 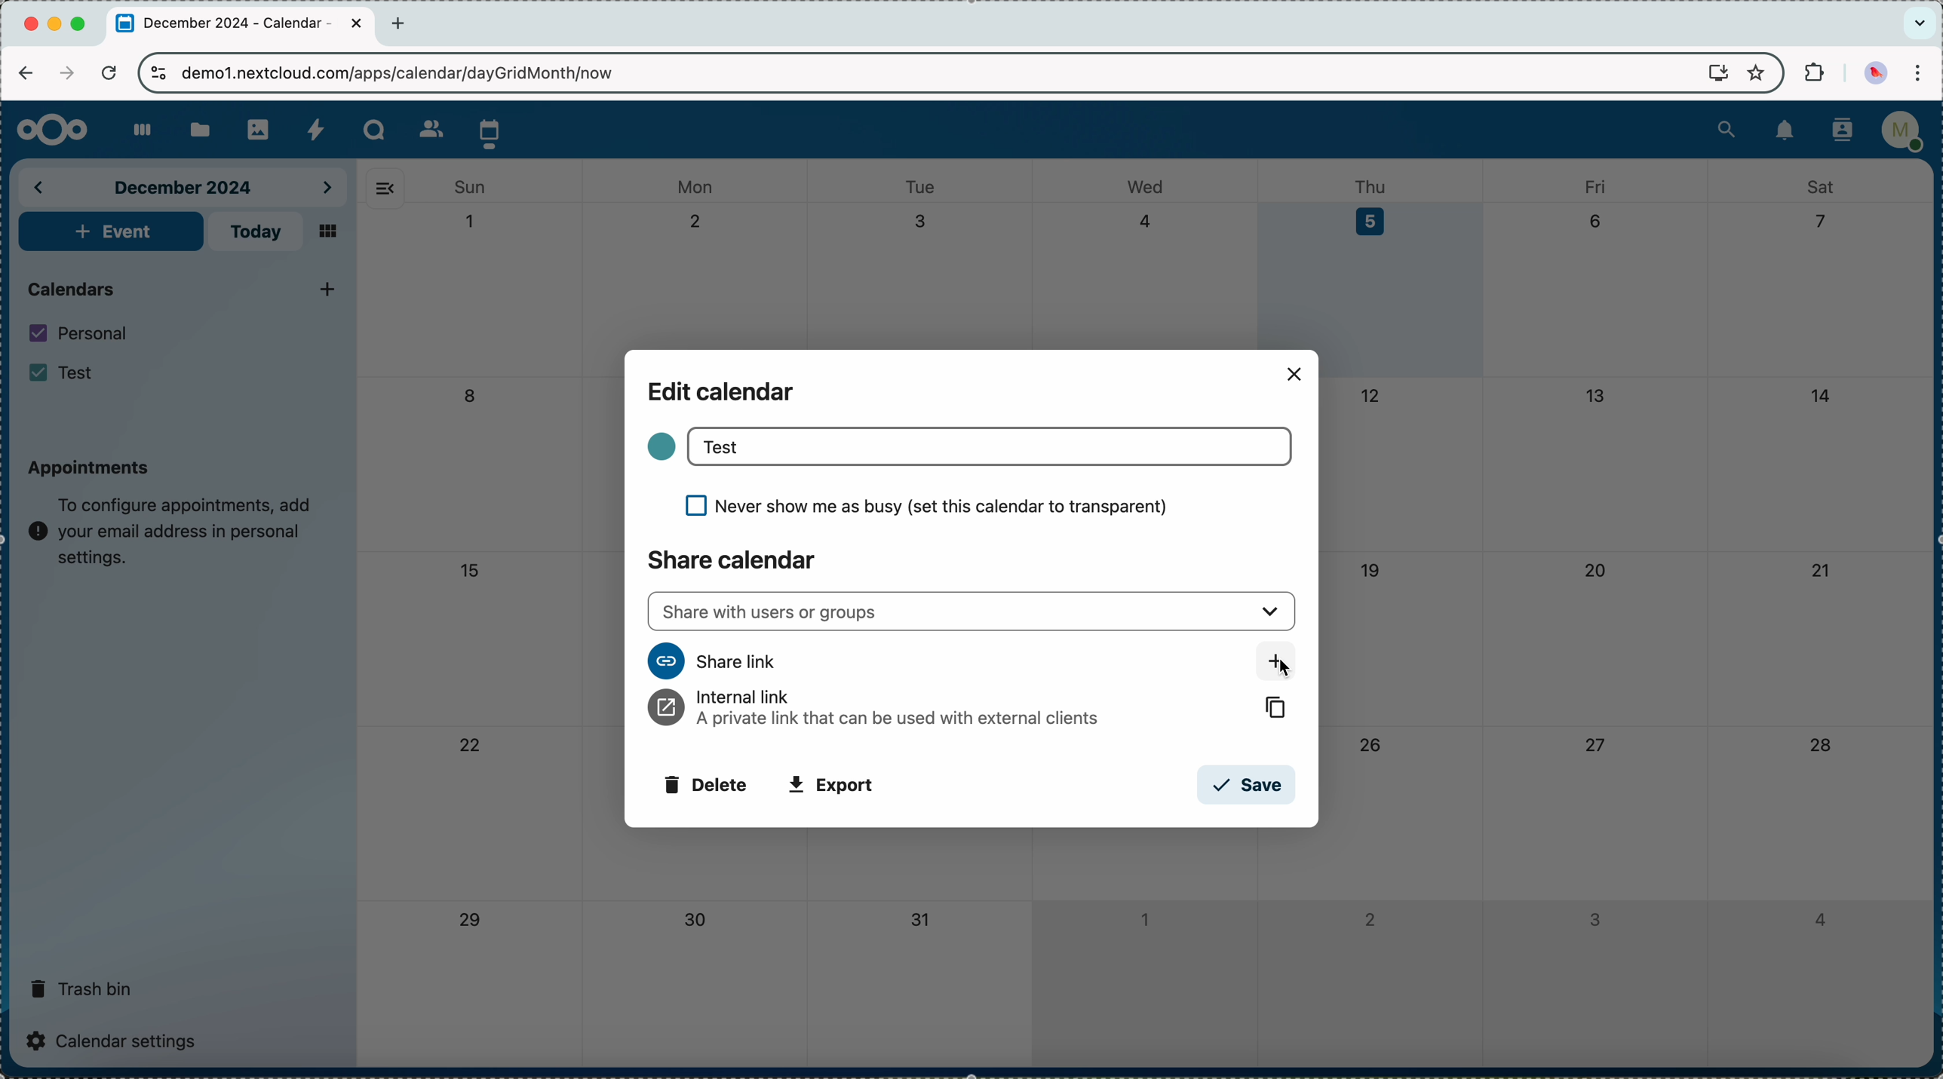 What do you see at coordinates (1820, 570) in the screenshot?
I see `21` at bounding box center [1820, 570].